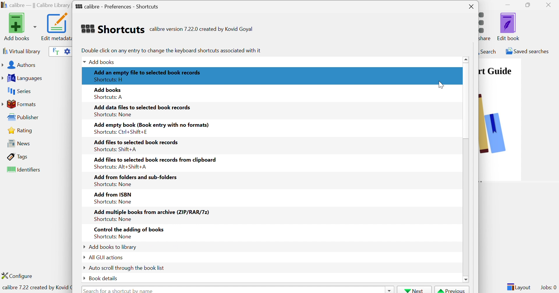 The width and height of the screenshot is (559, 293). Describe the element at coordinates (151, 211) in the screenshot. I see `Add multiple books from archive (ZIP/RAR/7z)` at that location.